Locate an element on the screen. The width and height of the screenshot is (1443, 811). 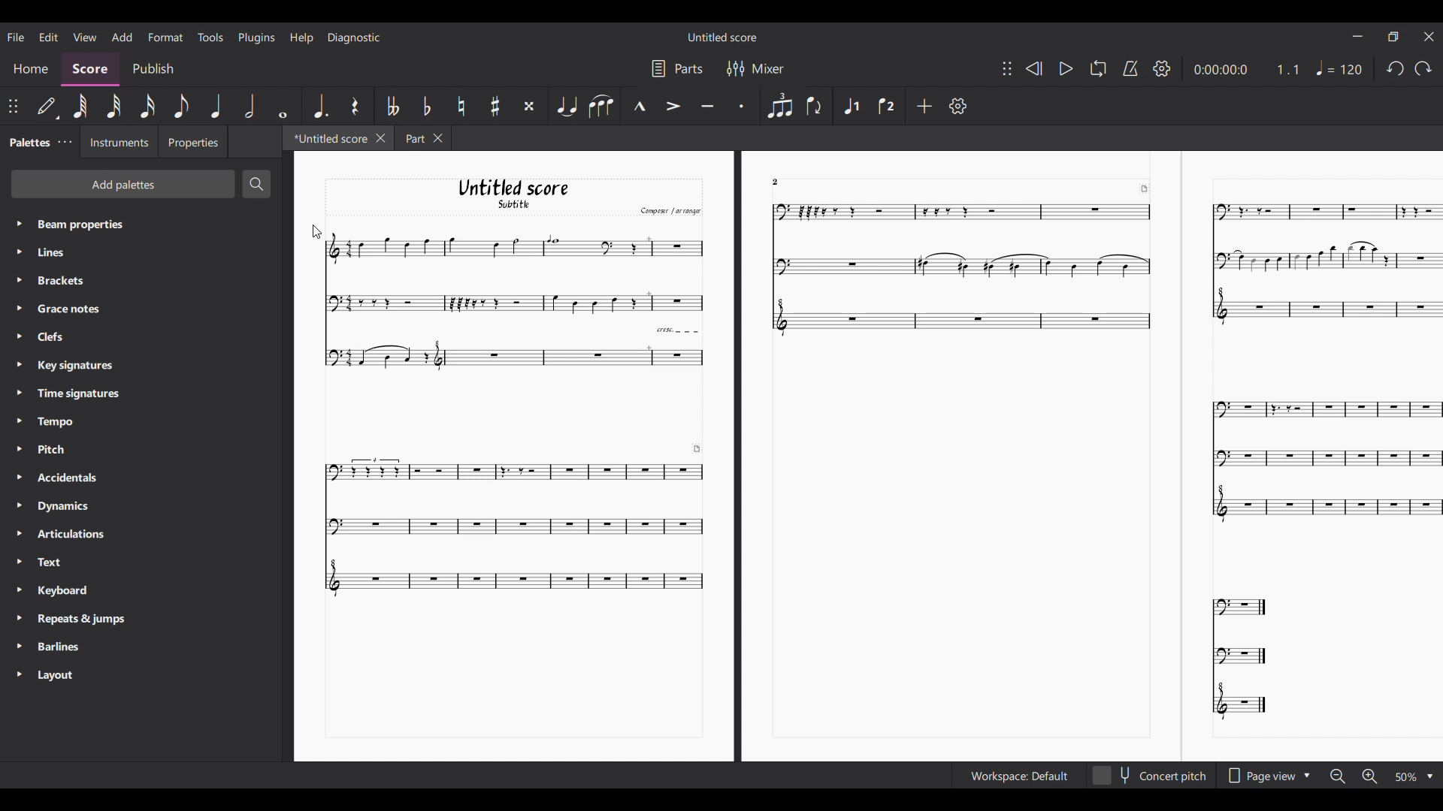
Close is located at coordinates (440, 138).